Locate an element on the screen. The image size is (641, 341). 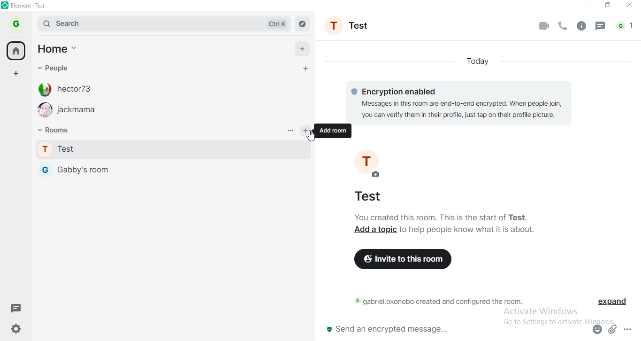
gabby's room is located at coordinates (172, 169).